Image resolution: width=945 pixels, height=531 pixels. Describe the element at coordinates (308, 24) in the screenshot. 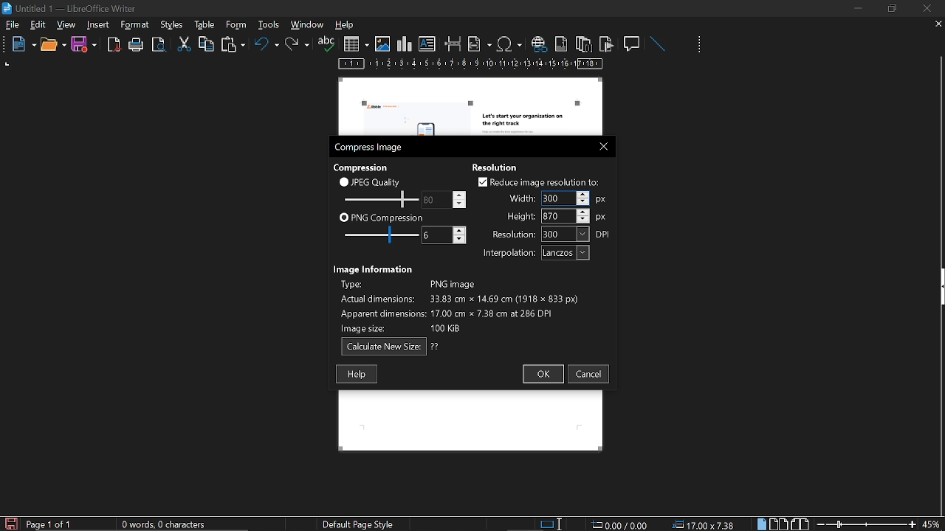

I see `window` at that location.